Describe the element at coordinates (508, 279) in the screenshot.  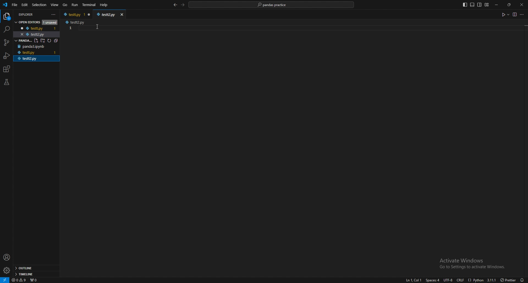
I see `) Prettier` at that location.